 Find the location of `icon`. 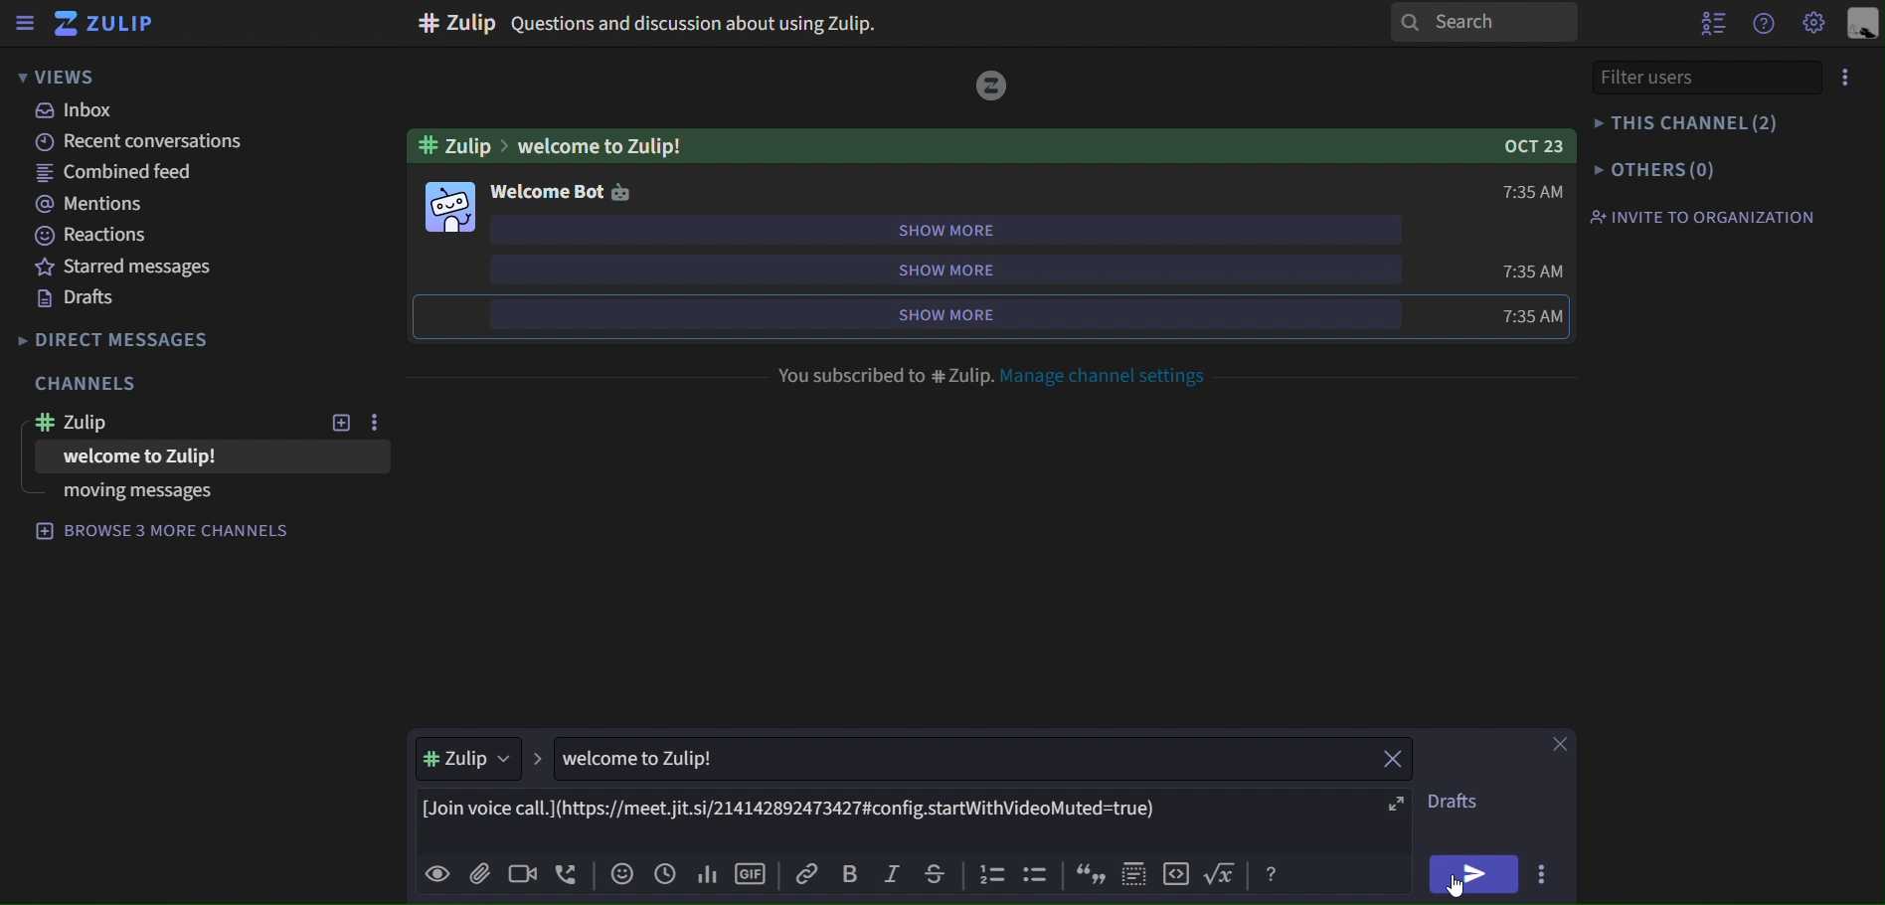

icon is located at coordinates (1176, 875).